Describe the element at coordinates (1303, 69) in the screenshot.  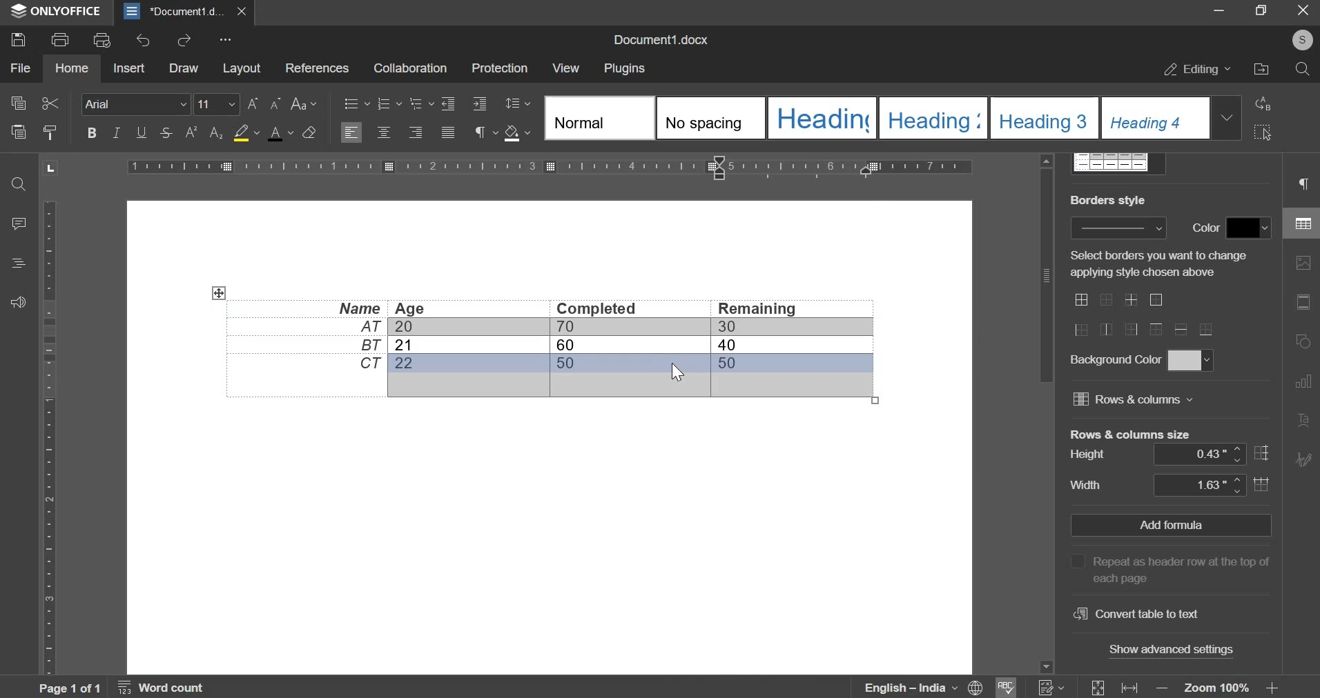
I see `search` at that location.